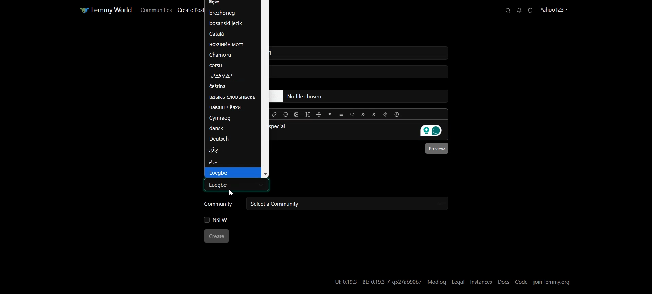  What do you see at coordinates (556, 9) in the screenshot?
I see `Profile` at bounding box center [556, 9].